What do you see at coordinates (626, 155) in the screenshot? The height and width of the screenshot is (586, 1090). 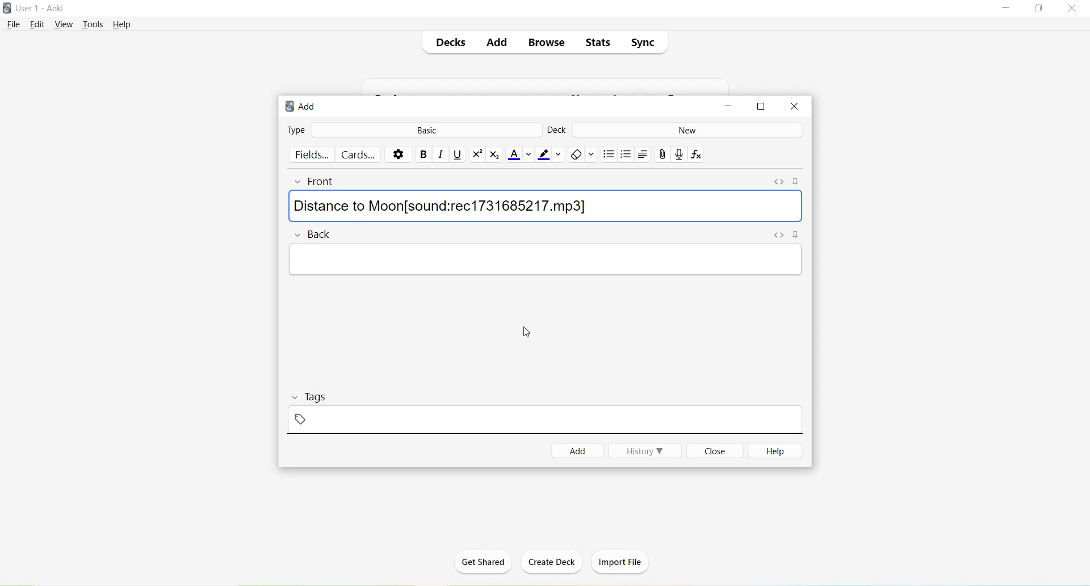 I see `Ordered list` at bounding box center [626, 155].